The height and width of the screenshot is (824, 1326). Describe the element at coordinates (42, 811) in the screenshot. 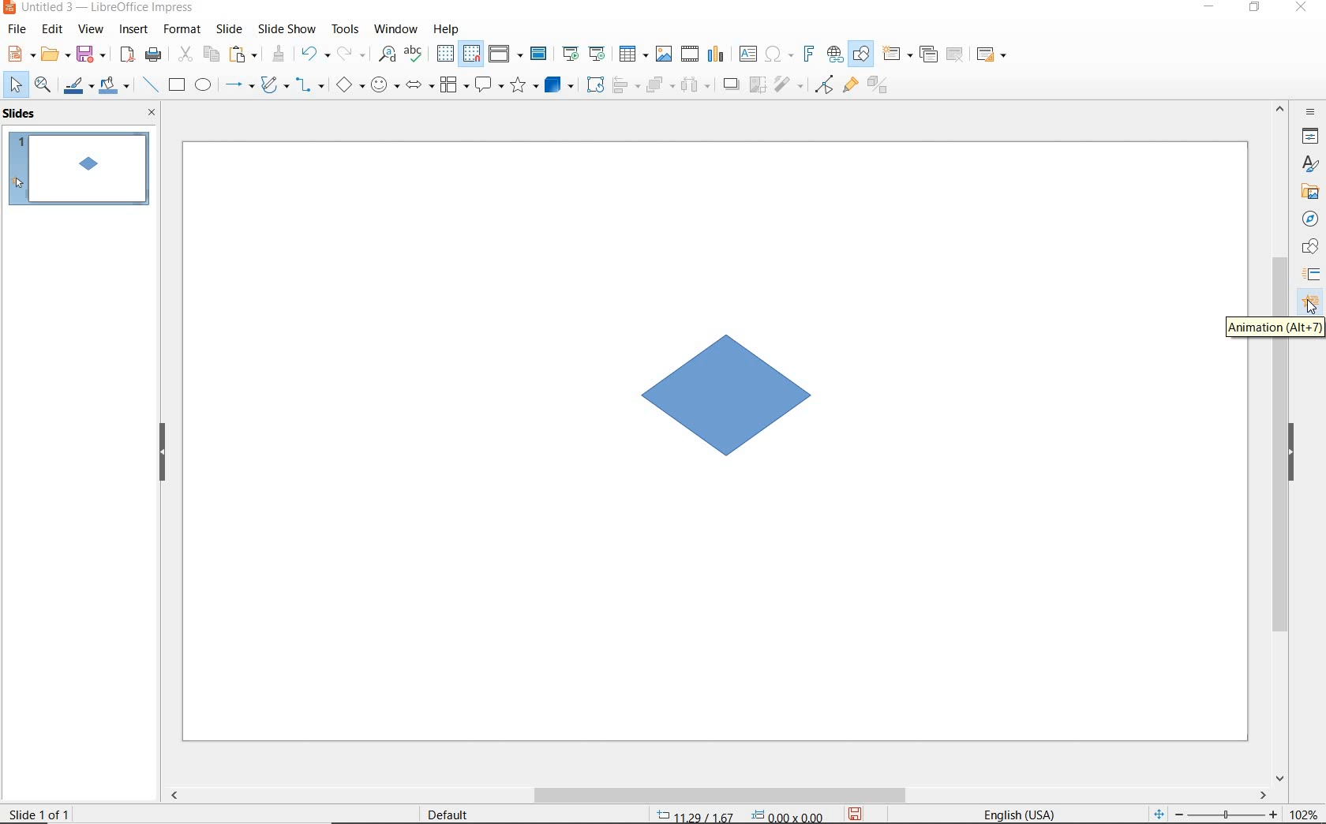

I see `slide 1 of 1` at that location.